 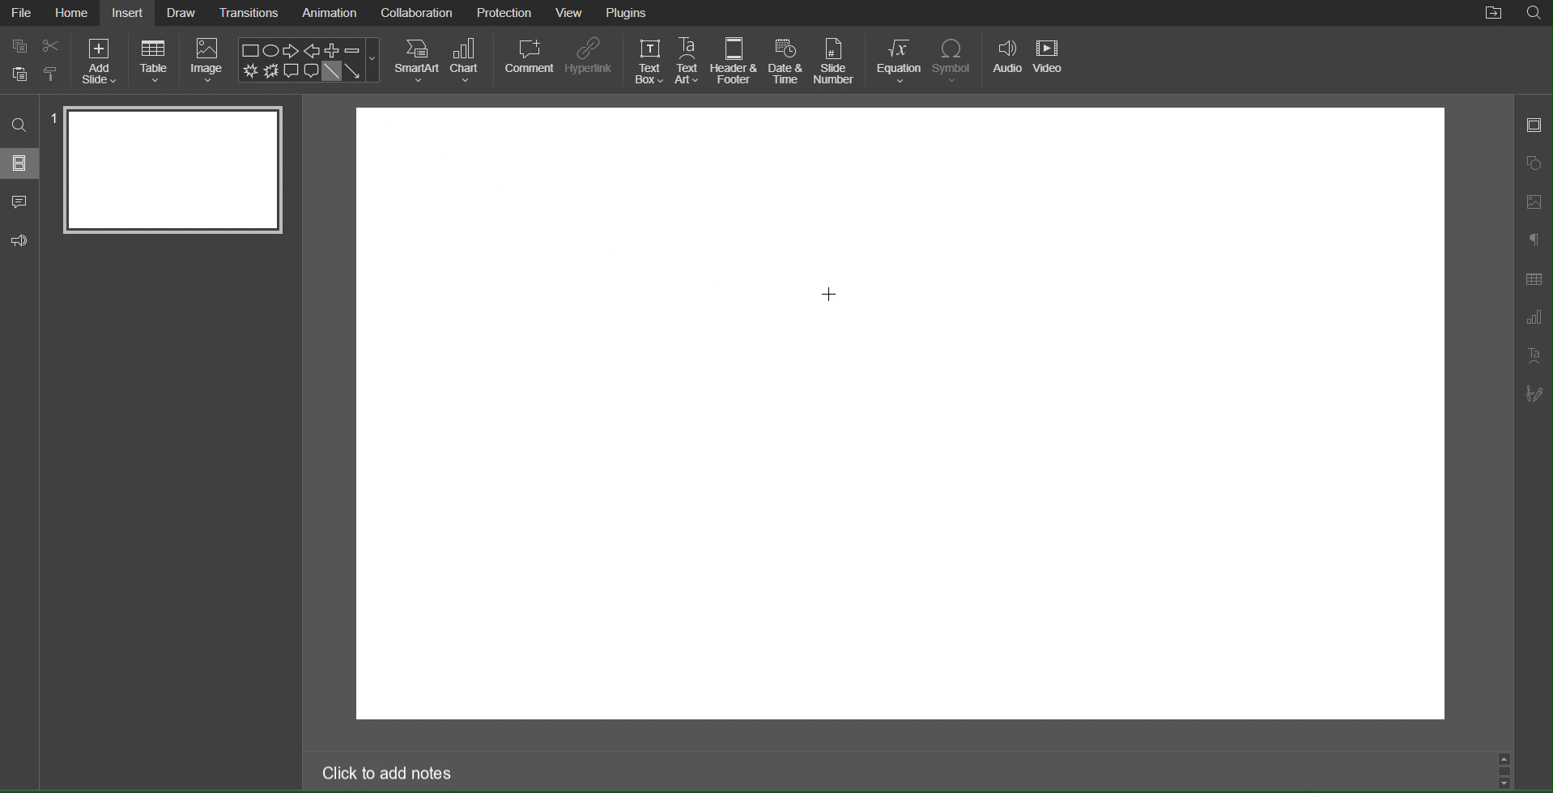 What do you see at coordinates (73, 12) in the screenshot?
I see `Home` at bounding box center [73, 12].